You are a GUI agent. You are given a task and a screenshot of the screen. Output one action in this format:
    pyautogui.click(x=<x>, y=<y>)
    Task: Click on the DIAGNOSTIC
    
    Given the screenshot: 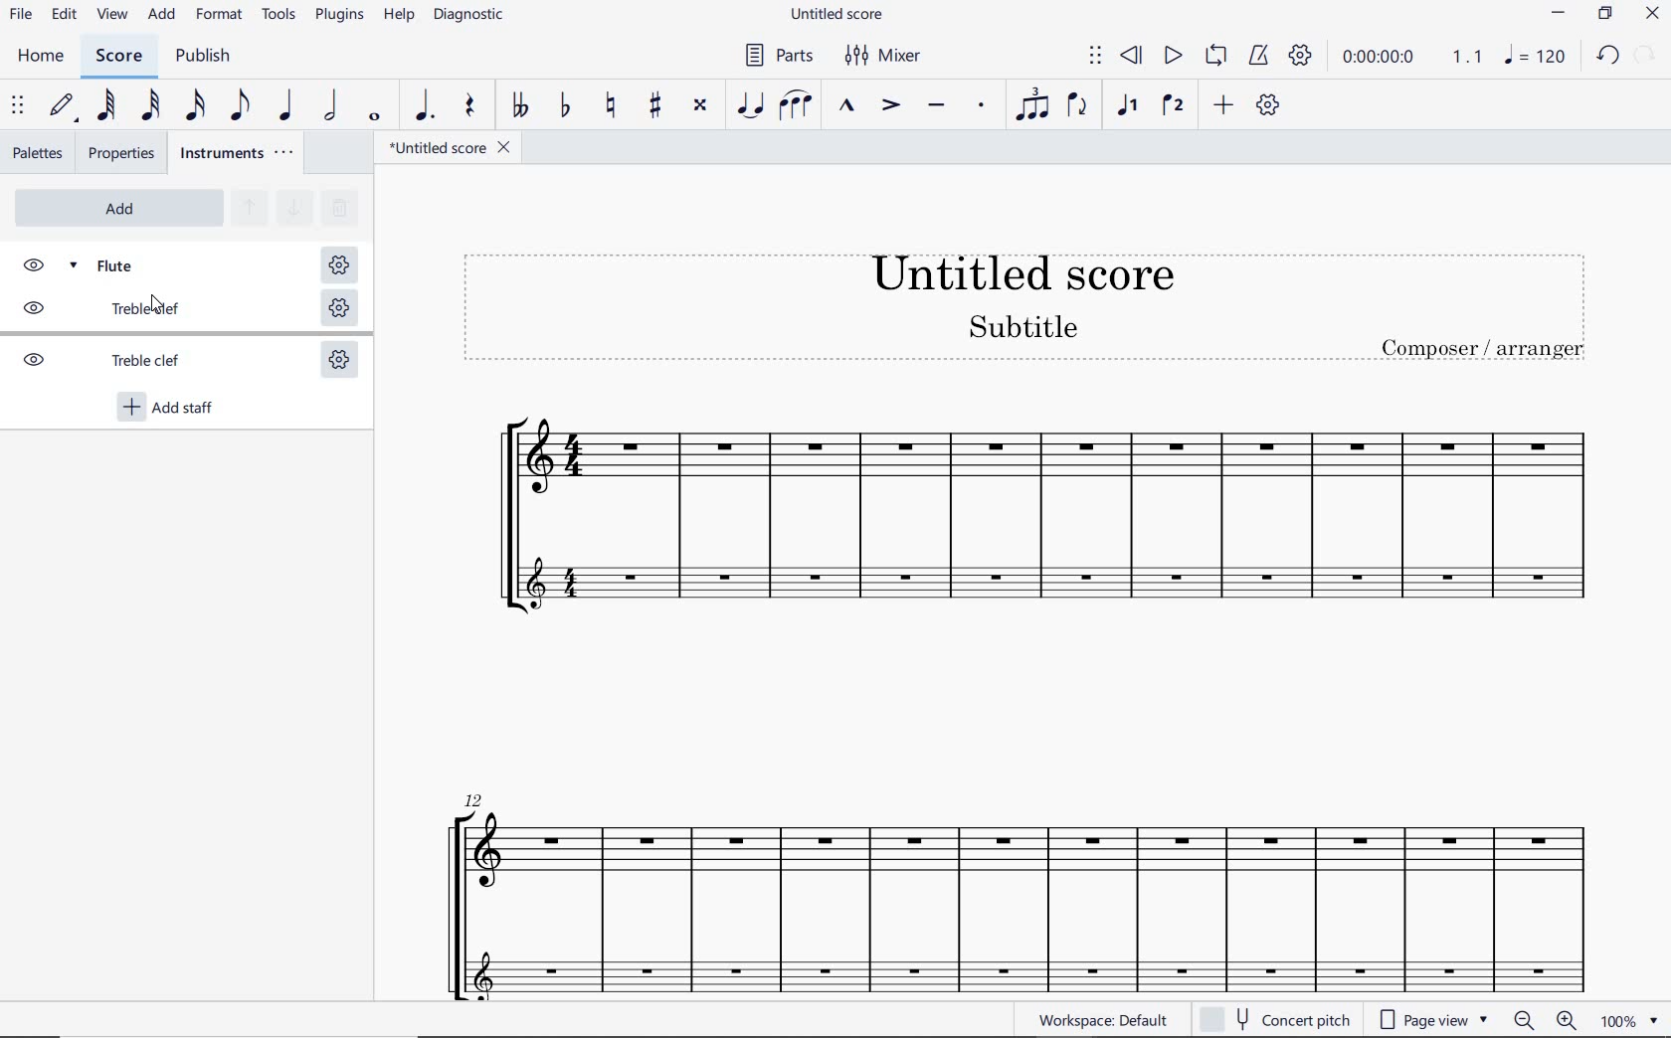 What is the action you would take?
    pyautogui.click(x=470, y=16)
    